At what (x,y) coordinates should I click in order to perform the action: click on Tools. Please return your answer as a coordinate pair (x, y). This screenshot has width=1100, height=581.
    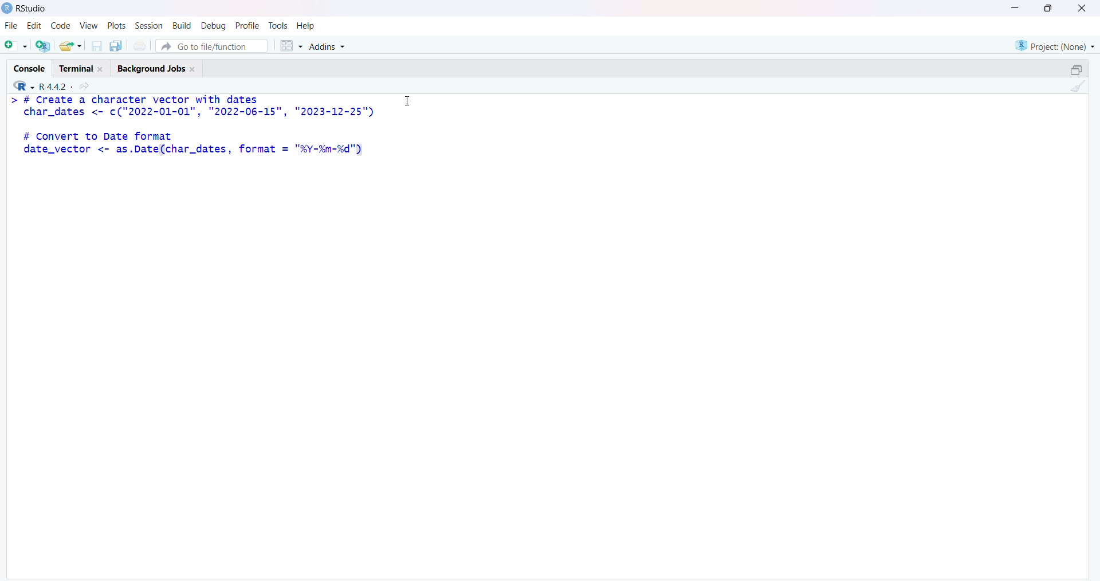
    Looking at the image, I should click on (278, 25).